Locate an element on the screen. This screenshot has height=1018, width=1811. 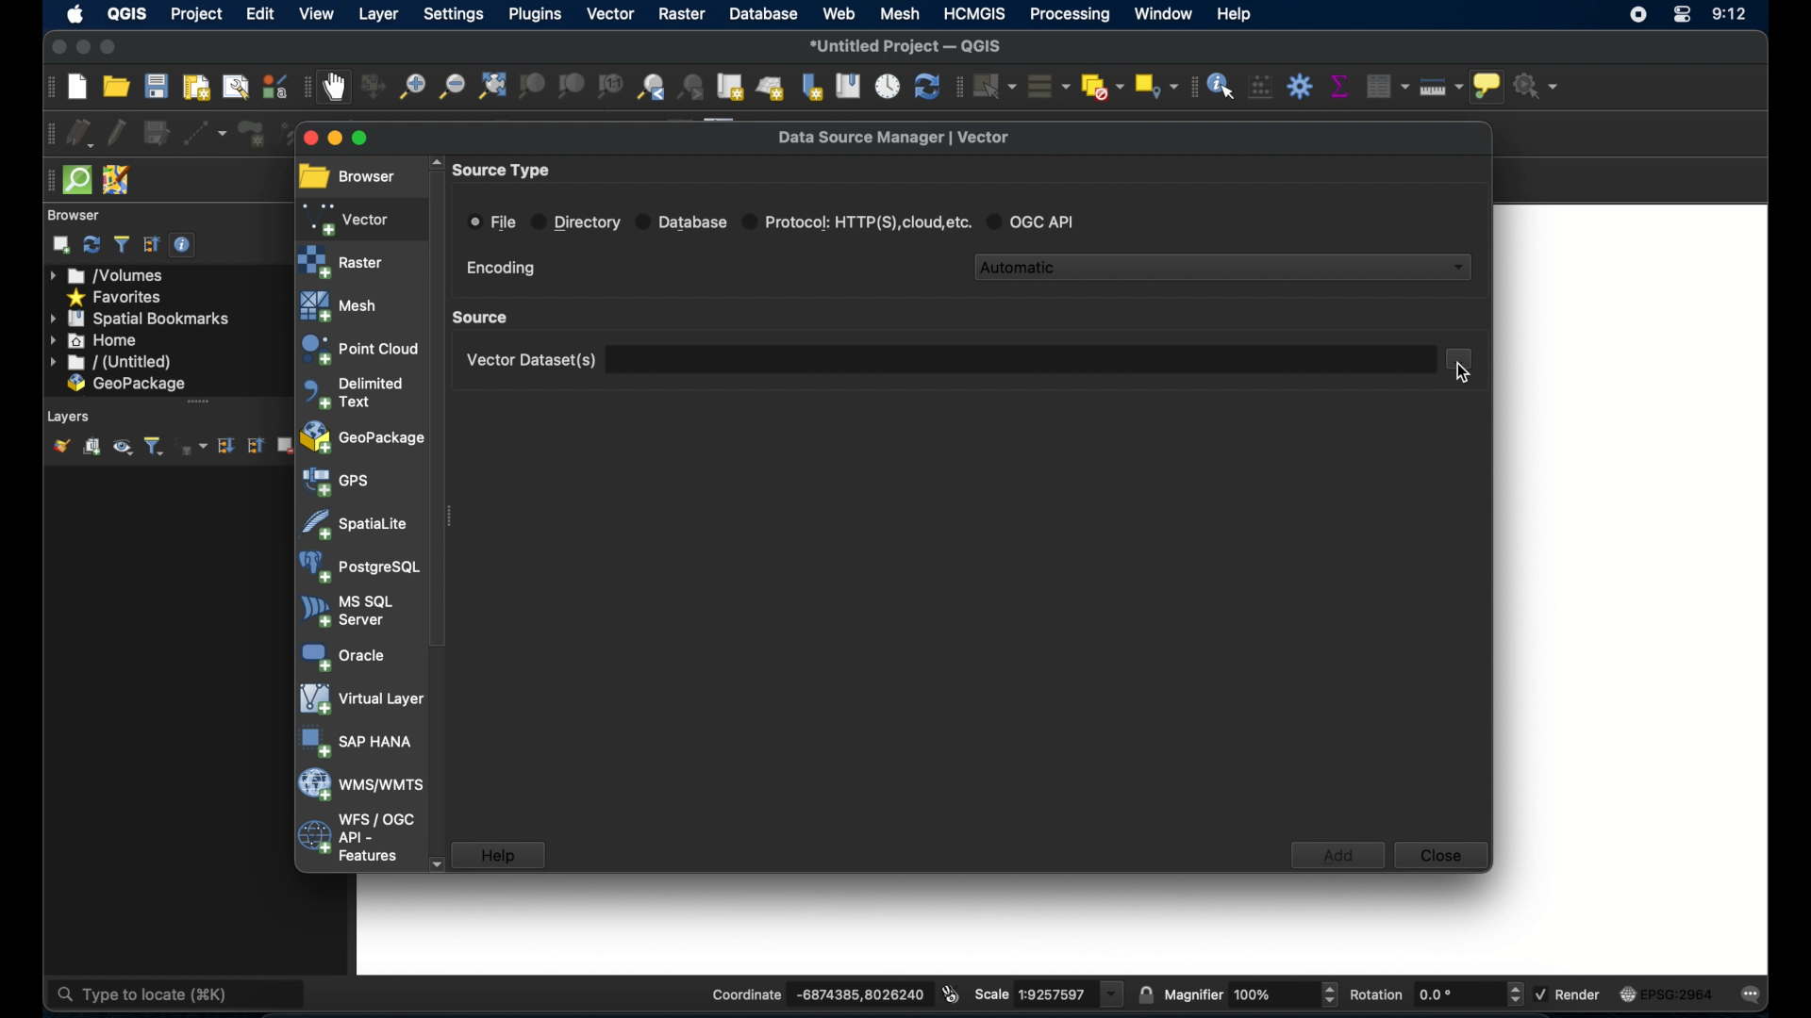
geopackage is located at coordinates (127, 385).